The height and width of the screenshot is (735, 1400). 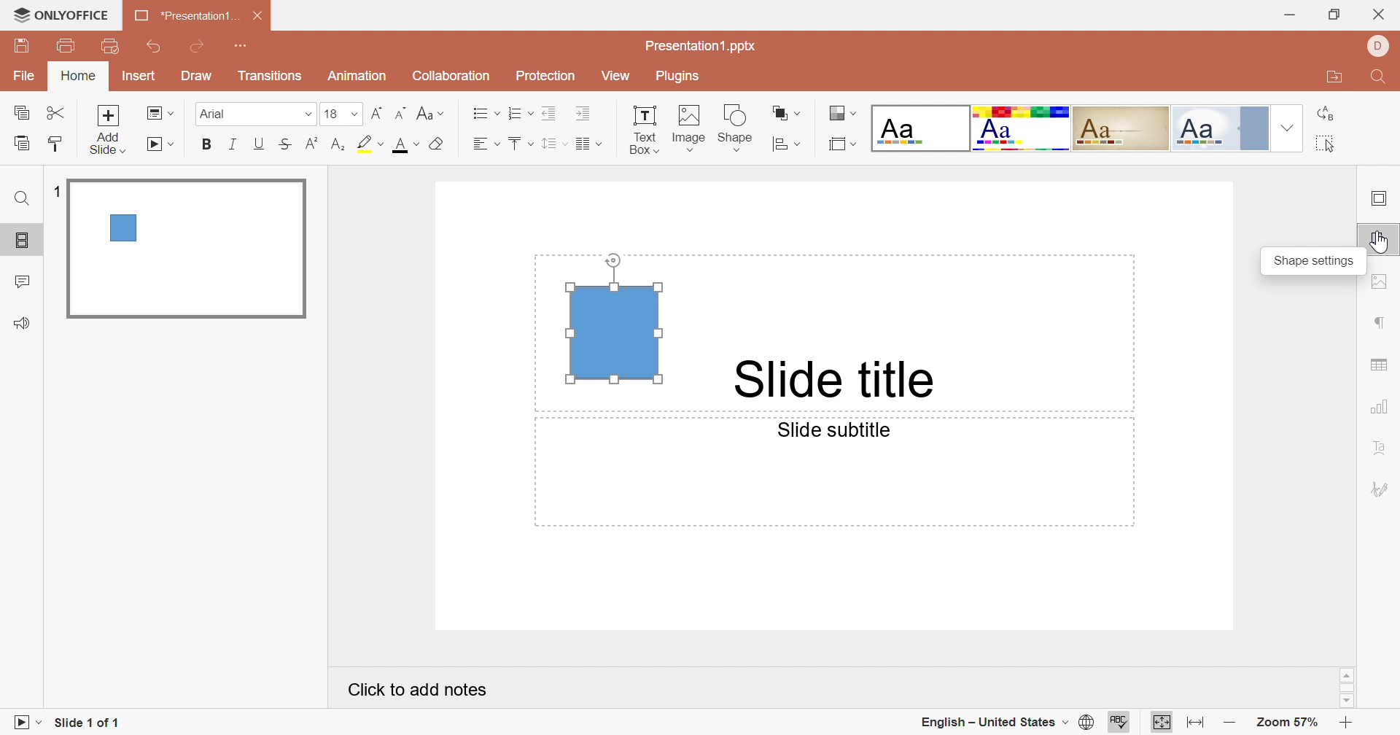 I want to click on Increment font size, so click(x=373, y=116).